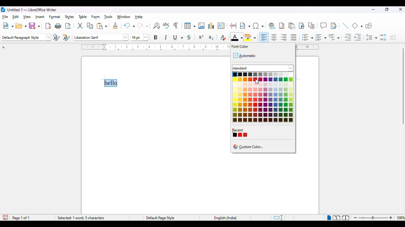  I want to click on multi-page view, so click(337, 218).